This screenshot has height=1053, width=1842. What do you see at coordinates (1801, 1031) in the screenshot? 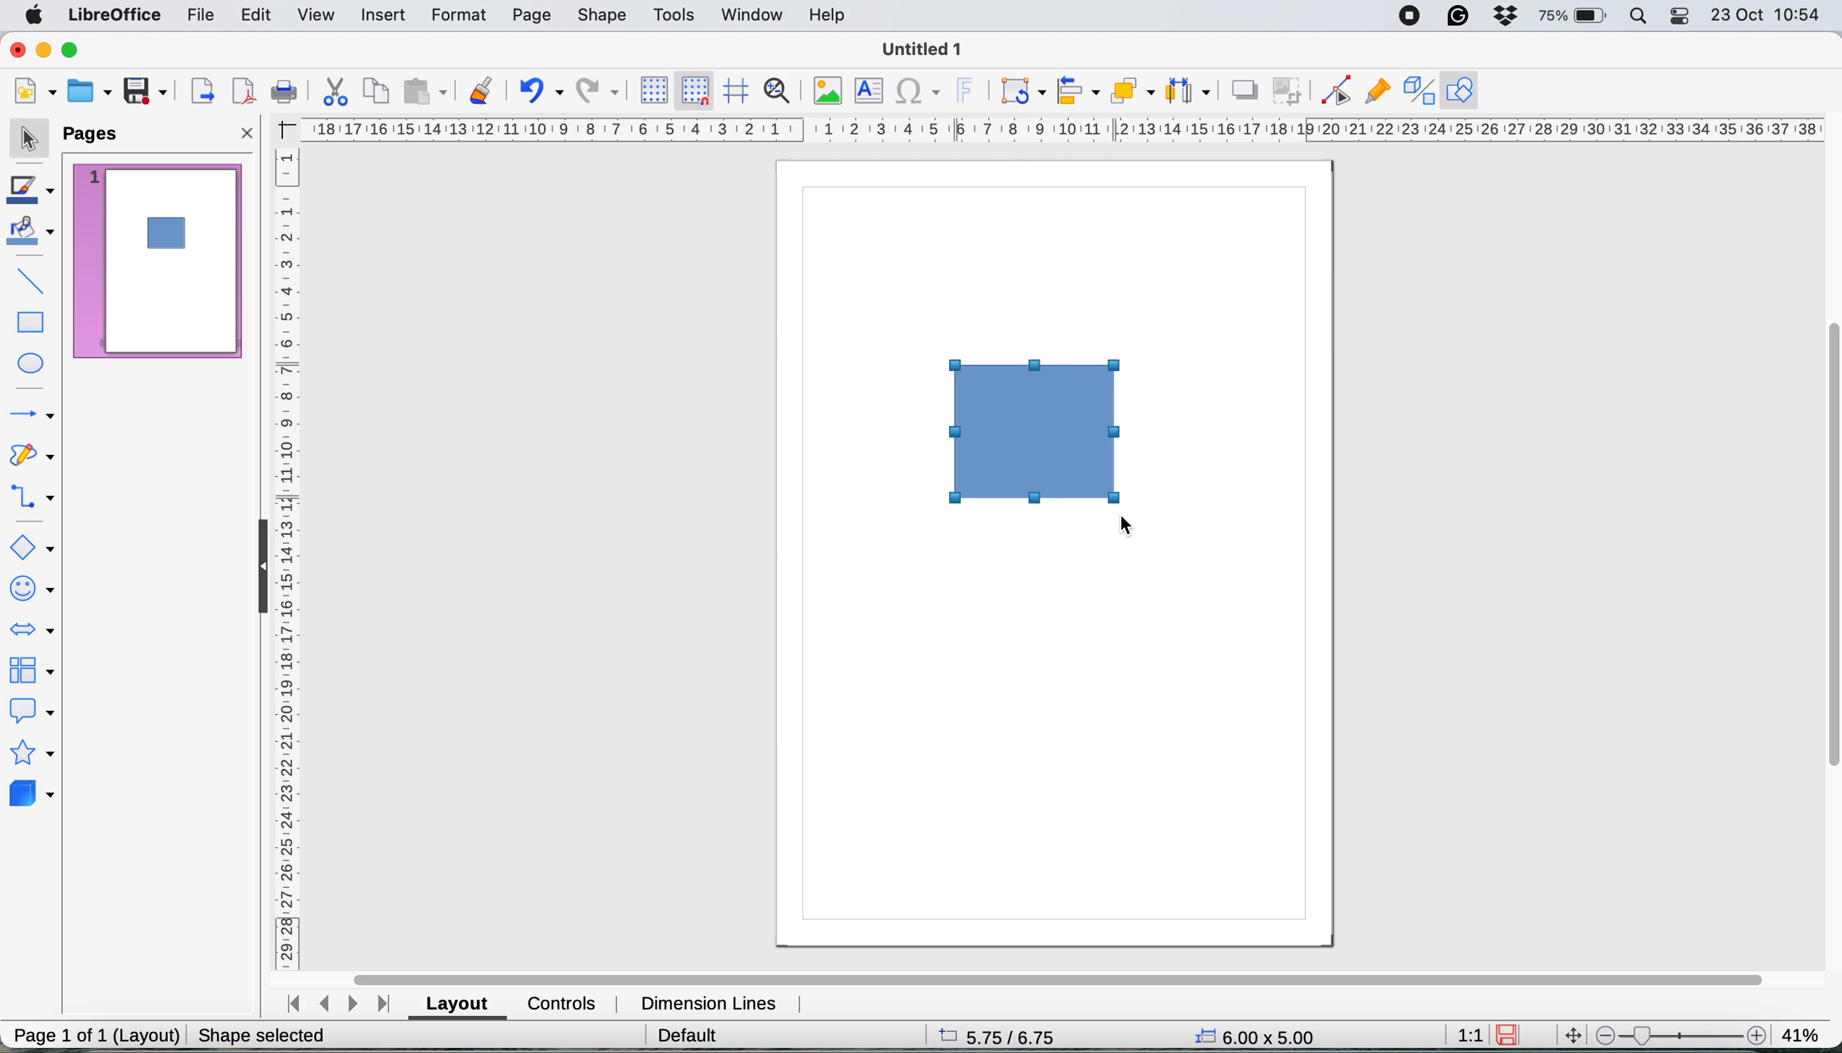
I see `41%` at bounding box center [1801, 1031].